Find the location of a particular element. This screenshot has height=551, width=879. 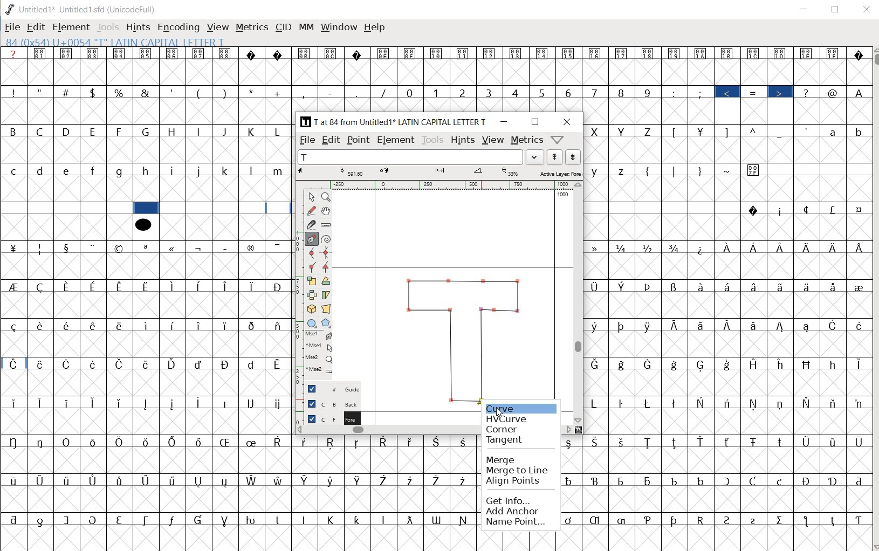

Symbol is located at coordinates (13, 247).